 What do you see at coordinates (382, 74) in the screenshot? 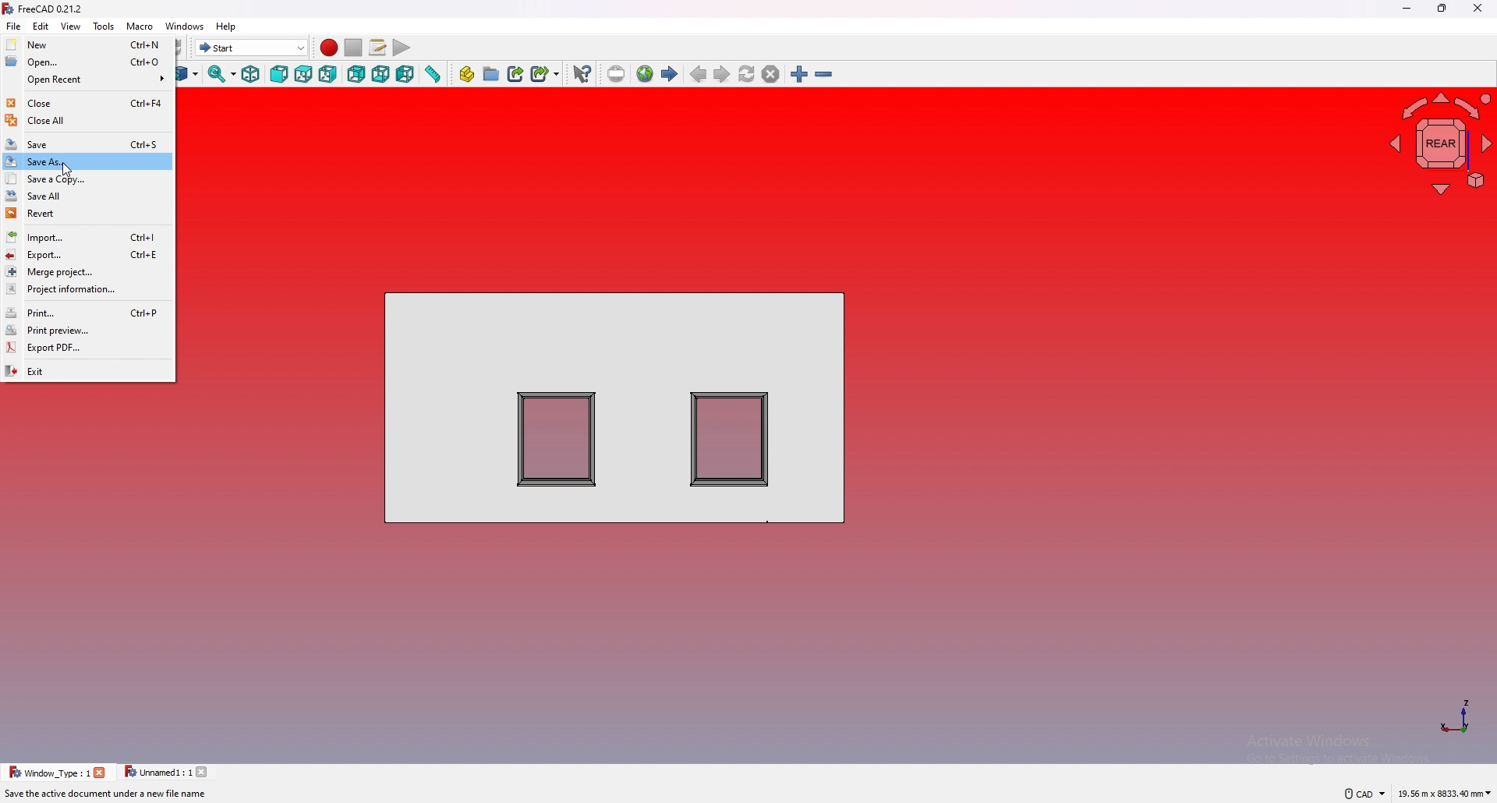
I see `bottom` at bounding box center [382, 74].